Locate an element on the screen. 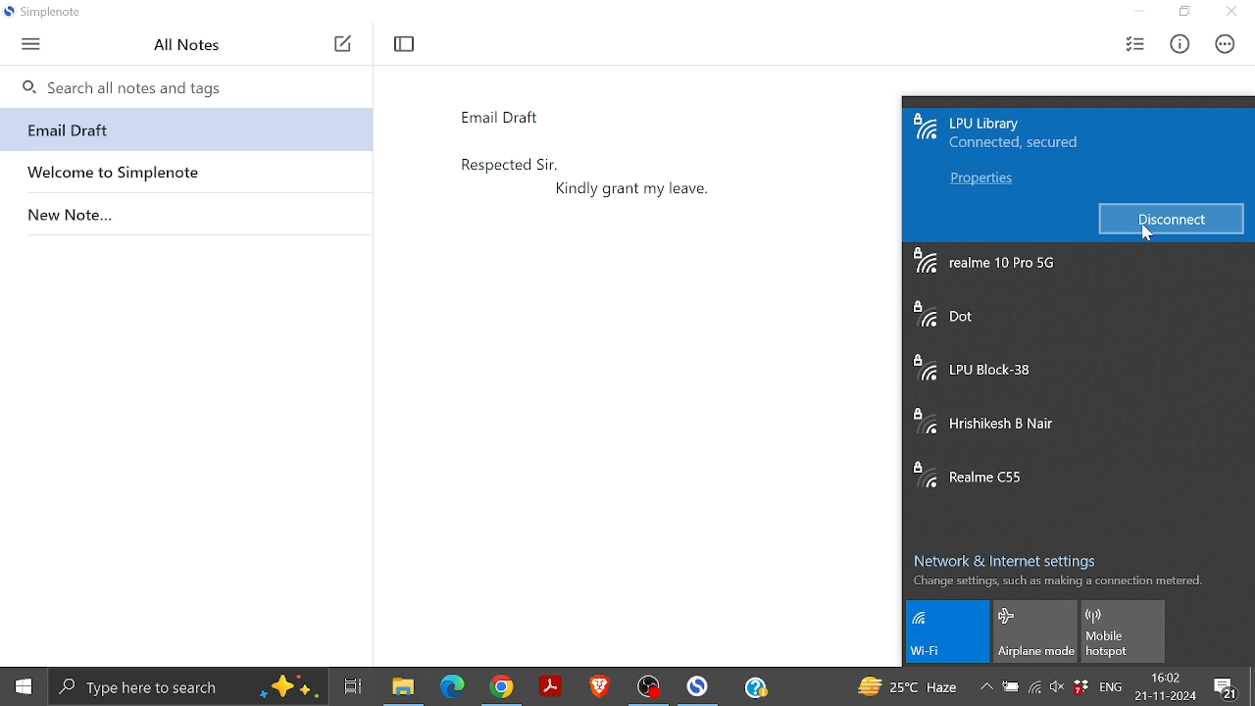 The image size is (1255, 706). Task view is located at coordinates (352, 684).